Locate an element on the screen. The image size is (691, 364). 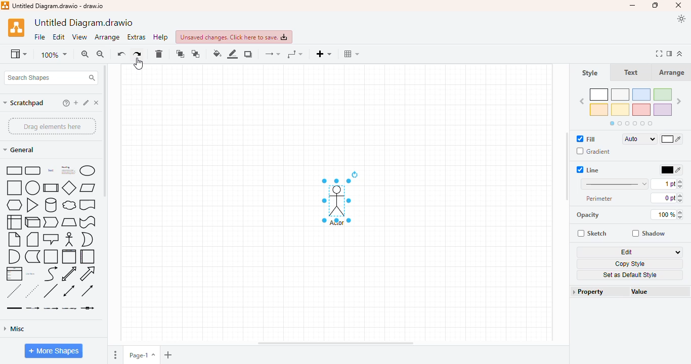
dotted line is located at coordinates (32, 291).